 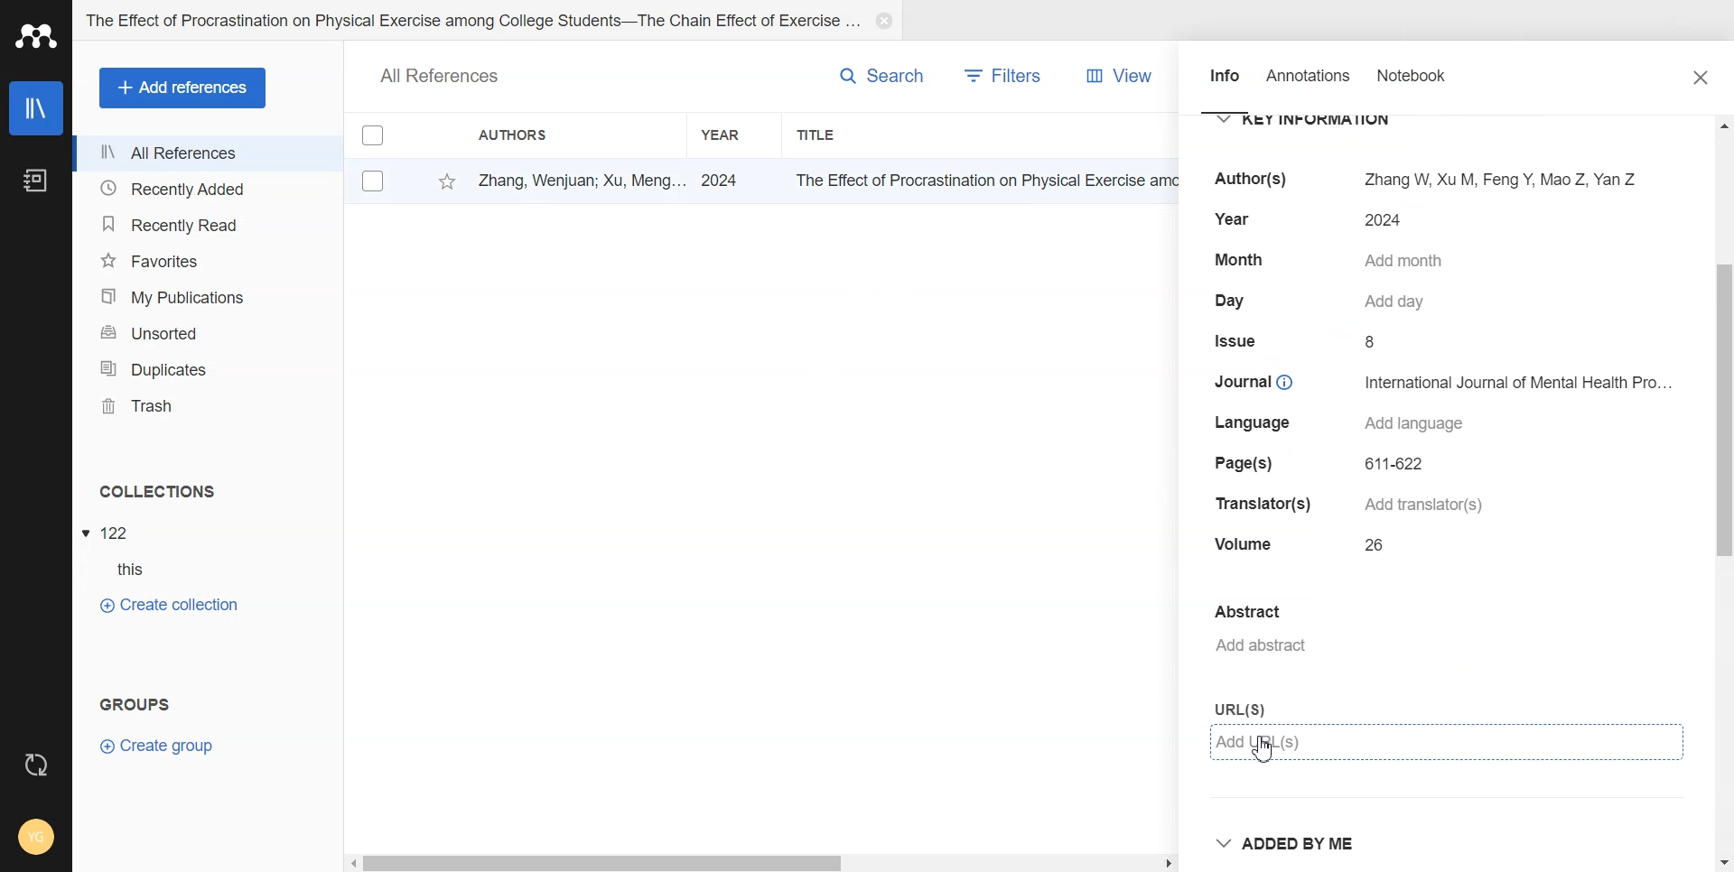 I want to click on Add Refrences, so click(x=182, y=88).